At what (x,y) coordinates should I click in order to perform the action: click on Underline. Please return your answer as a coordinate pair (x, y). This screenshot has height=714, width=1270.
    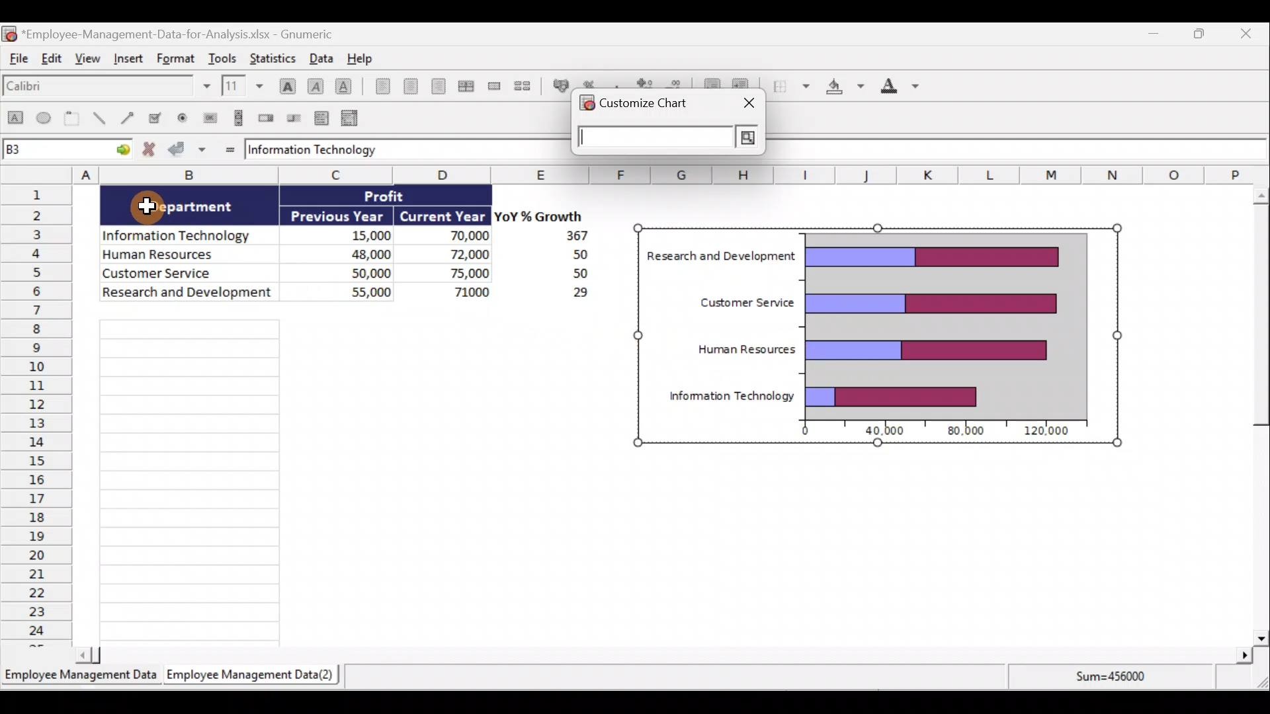
    Looking at the image, I should click on (347, 89).